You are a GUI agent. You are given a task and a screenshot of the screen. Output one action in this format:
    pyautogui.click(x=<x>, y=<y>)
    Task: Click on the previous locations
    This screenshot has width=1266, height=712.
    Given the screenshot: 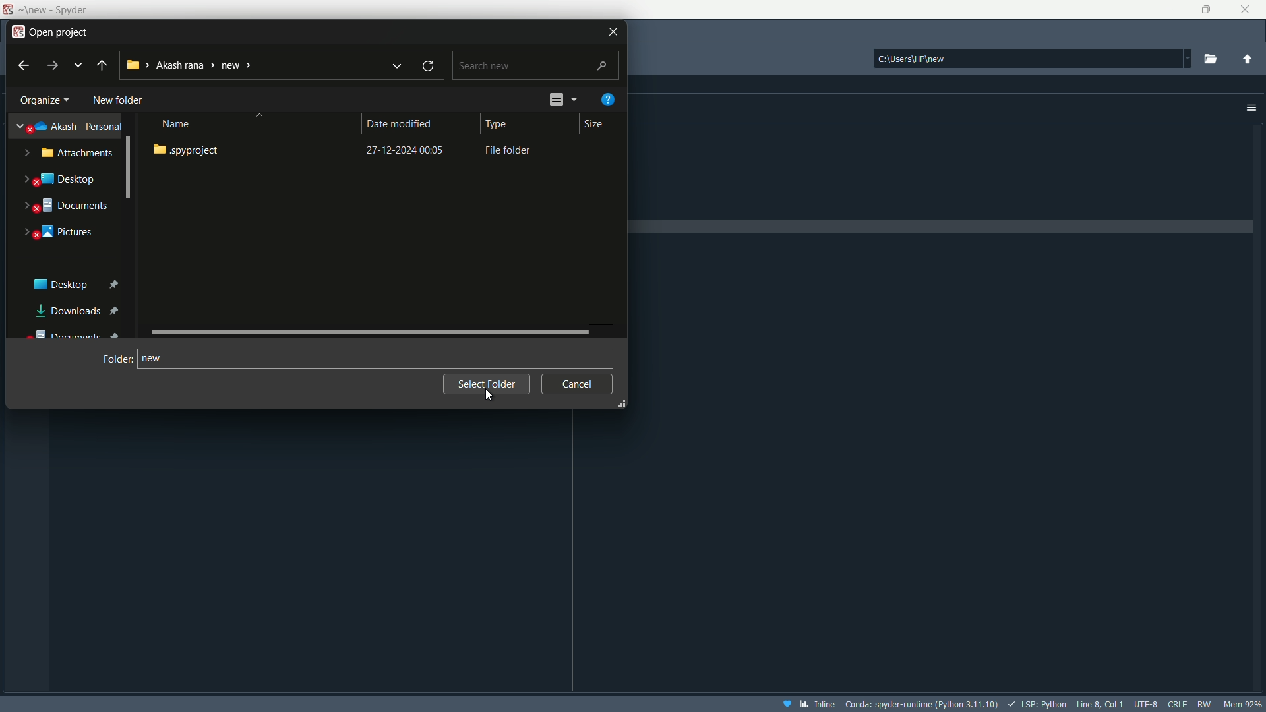 What is the action you would take?
    pyautogui.click(x=78, y=65)
    